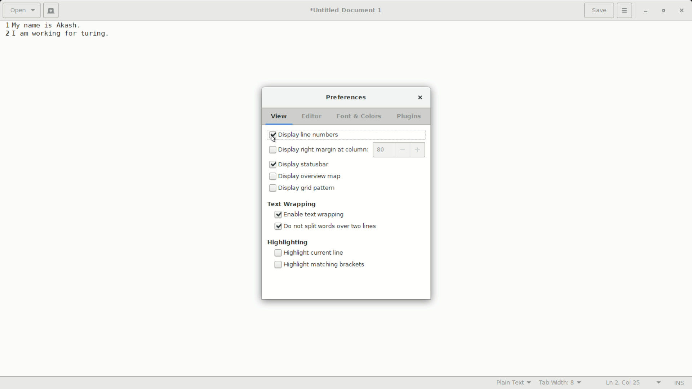 This screenshot has height=389, width=692. Describe the element at coordinates (288, 242) in the screenshot. I see `highlighting` at that location.